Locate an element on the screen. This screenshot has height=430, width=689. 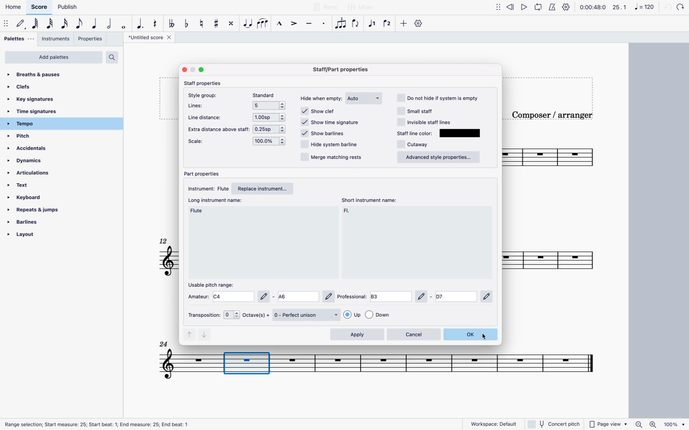
hide system barline is located at coordinates (331, 144).